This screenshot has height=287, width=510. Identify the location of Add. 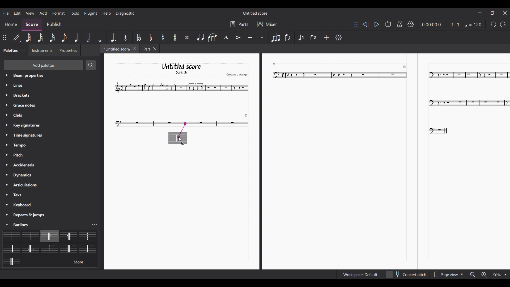
(327, 37).